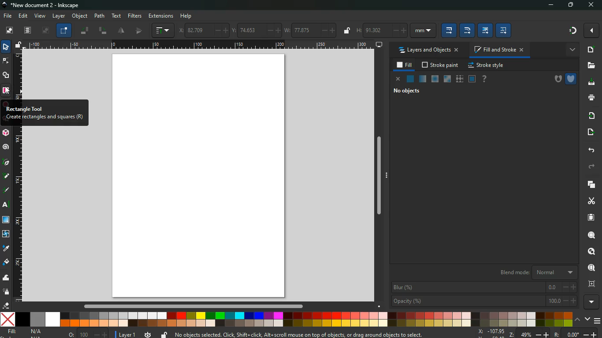 This screenshot has width=602, height=338. Describe the element at coordinates (591, 302) in the screenshot. I see `more` at that location.